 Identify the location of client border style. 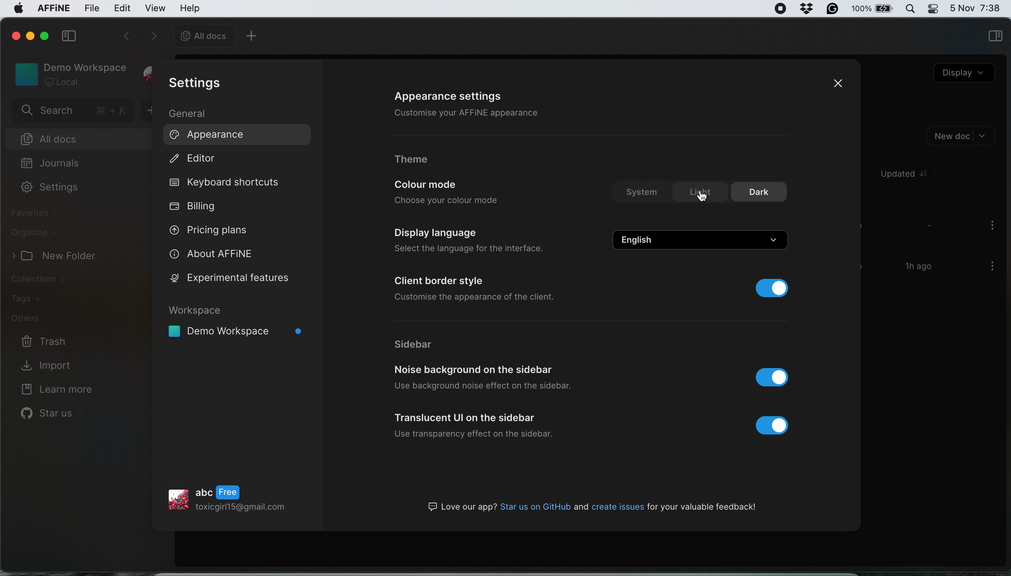
(440, 281).